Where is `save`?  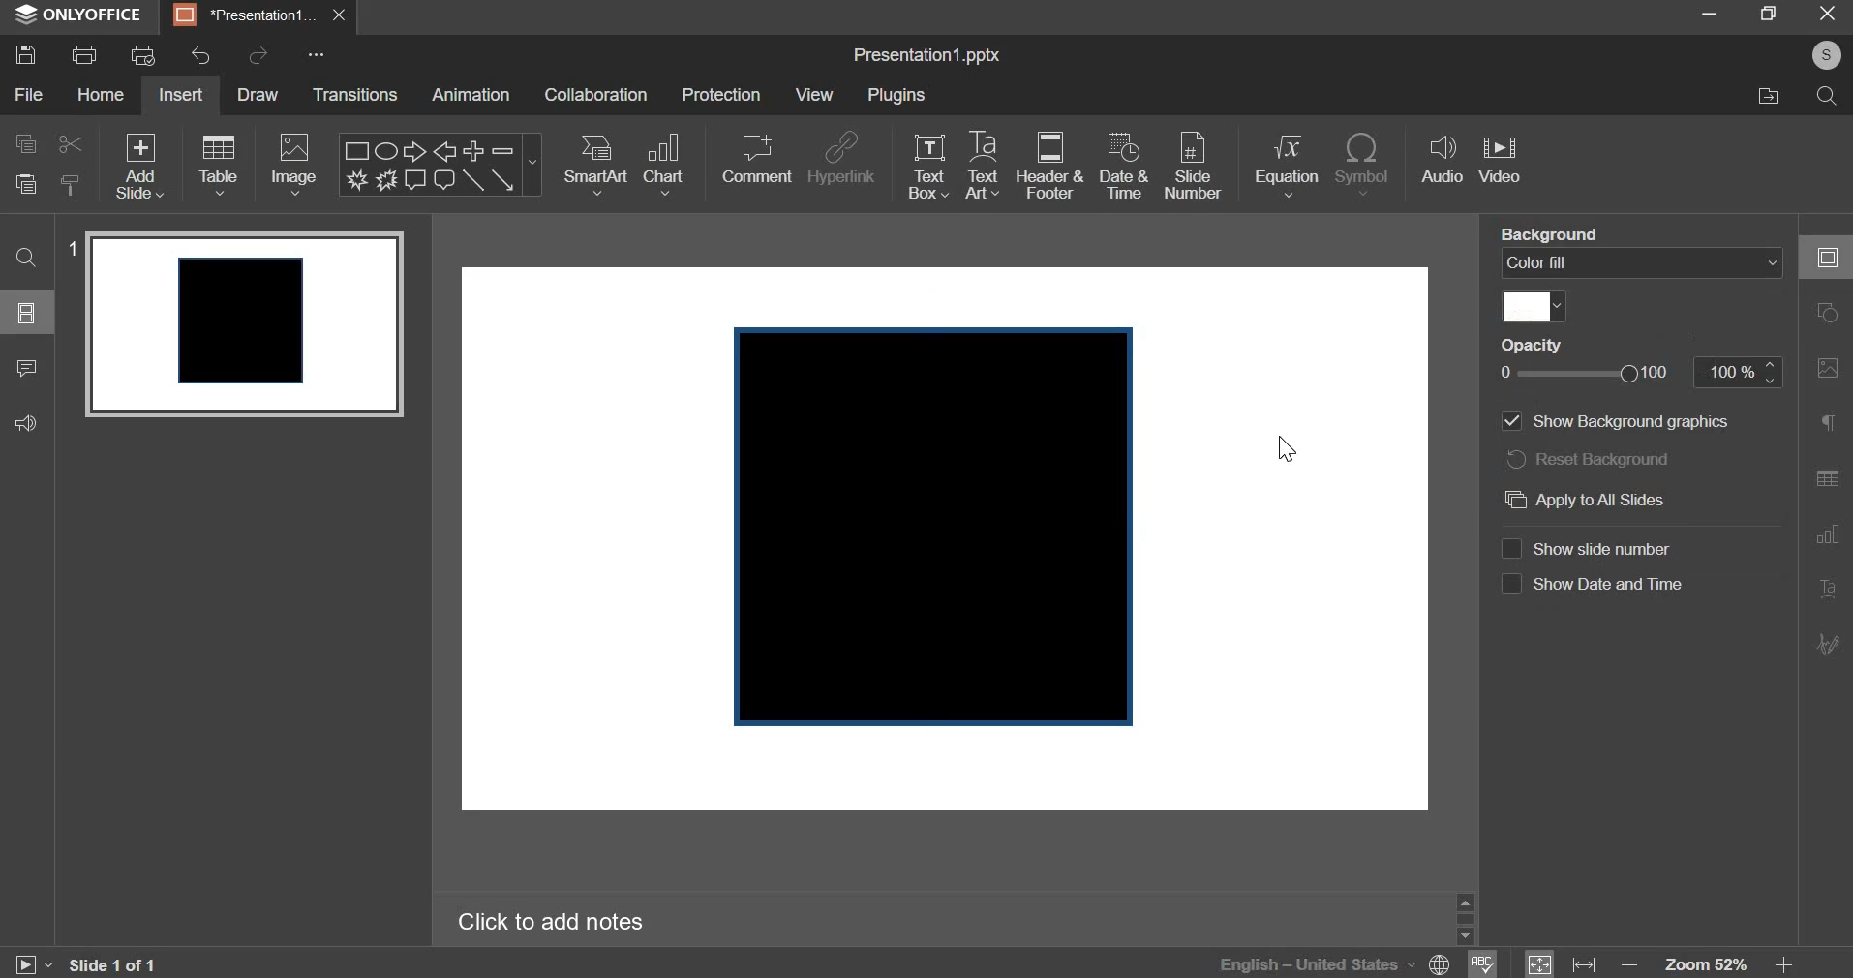
save is located at coordinates (27, 54).